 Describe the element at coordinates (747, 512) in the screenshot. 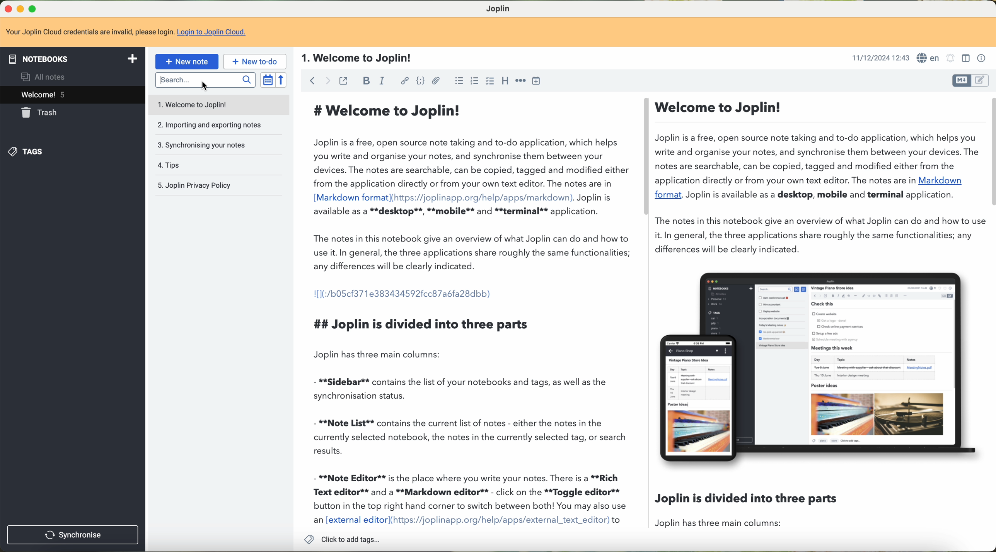

I see `Joplin is dividied into three parts` at that location.